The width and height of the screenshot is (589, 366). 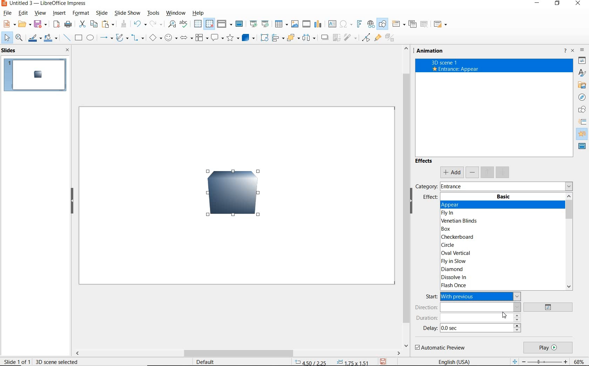 I want to click on STYLES, so click(x=582, y=73).